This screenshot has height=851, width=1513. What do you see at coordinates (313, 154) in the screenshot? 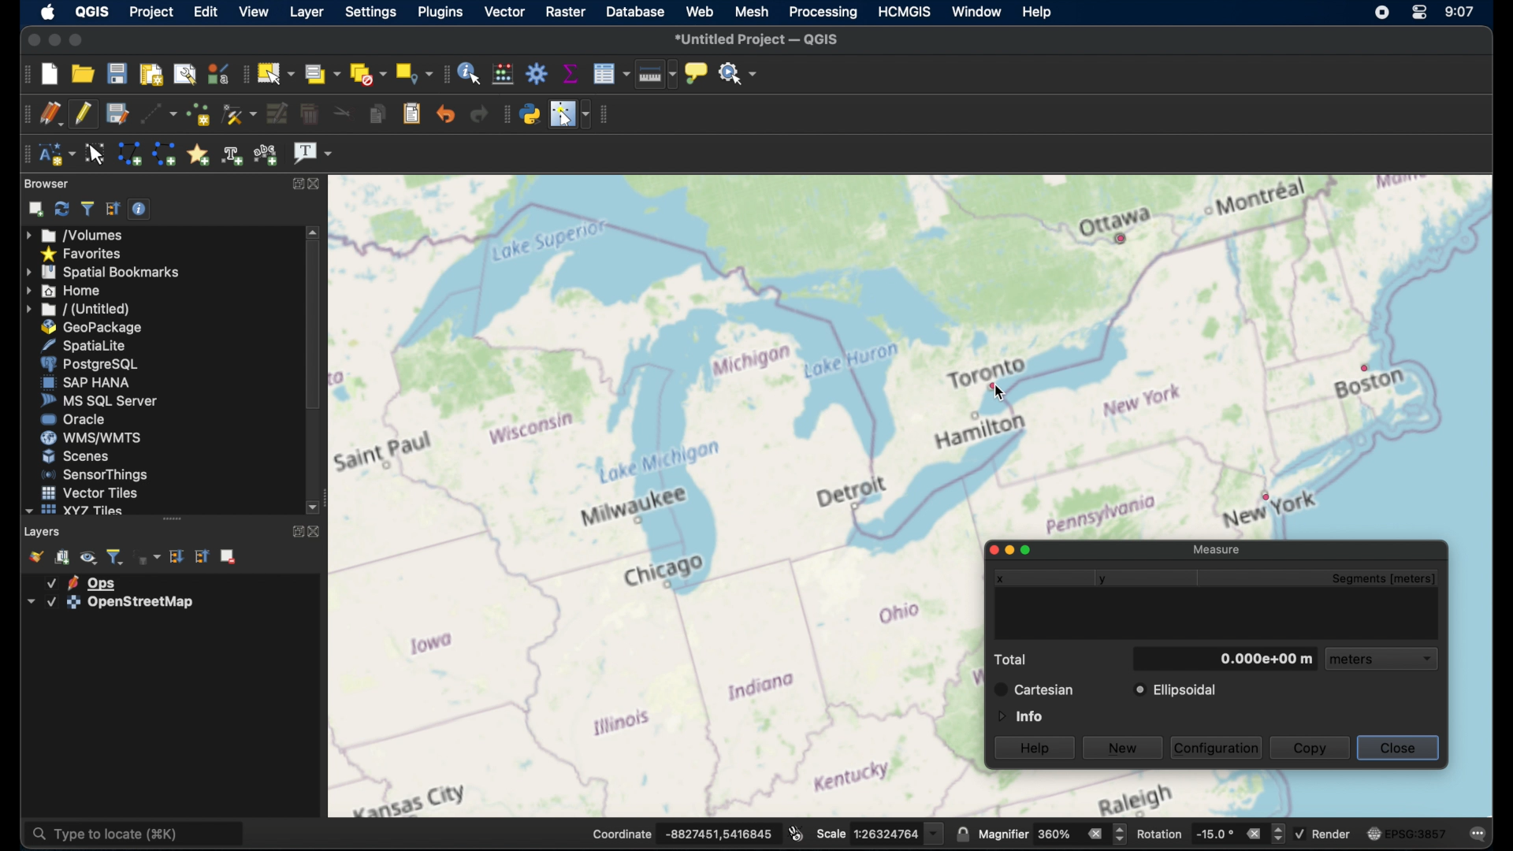
I see `text annotation` at bounding box center [313, 154].